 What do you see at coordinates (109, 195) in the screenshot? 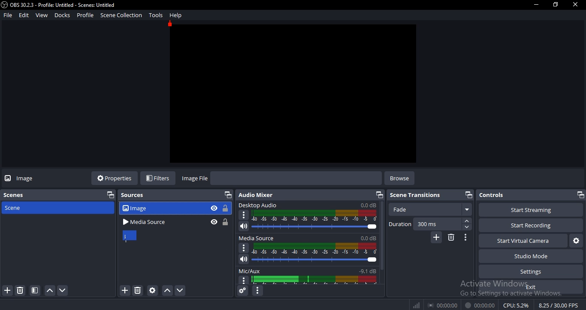
I see `restore` at bounding box center [109, 195].